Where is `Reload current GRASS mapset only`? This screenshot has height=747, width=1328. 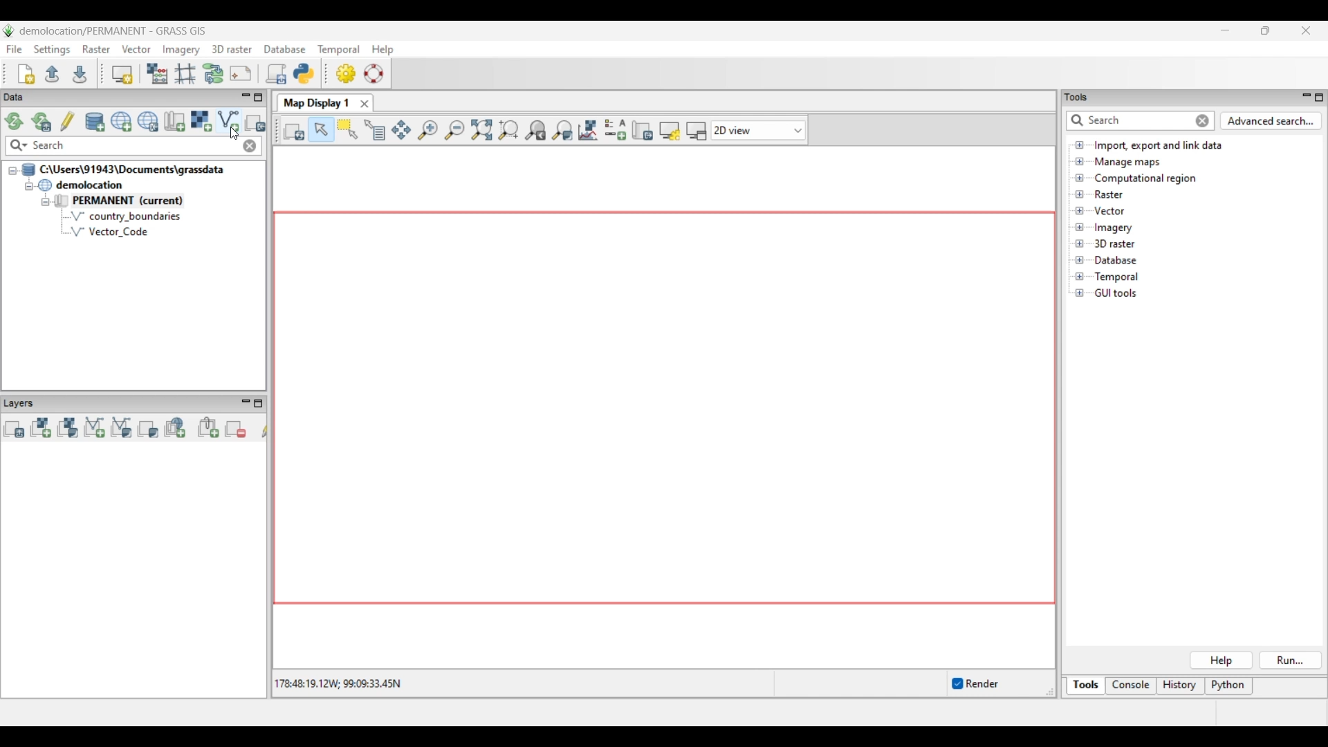
Reload current GRASS mapset only is located at coordinates (41, 122).